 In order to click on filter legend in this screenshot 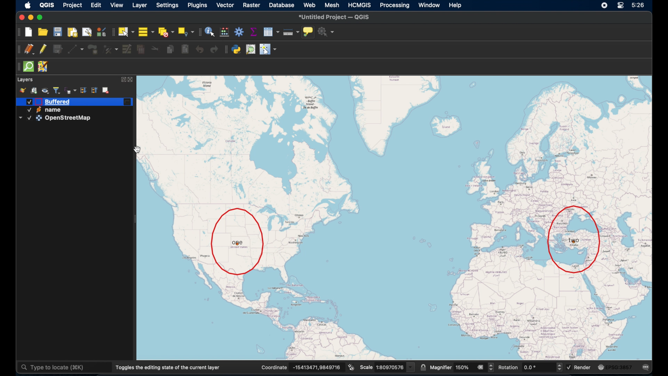, I will do `click(57, 90)`.